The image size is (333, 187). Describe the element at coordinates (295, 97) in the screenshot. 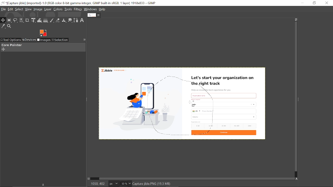

I see `Vertical scrollbar` at that location.